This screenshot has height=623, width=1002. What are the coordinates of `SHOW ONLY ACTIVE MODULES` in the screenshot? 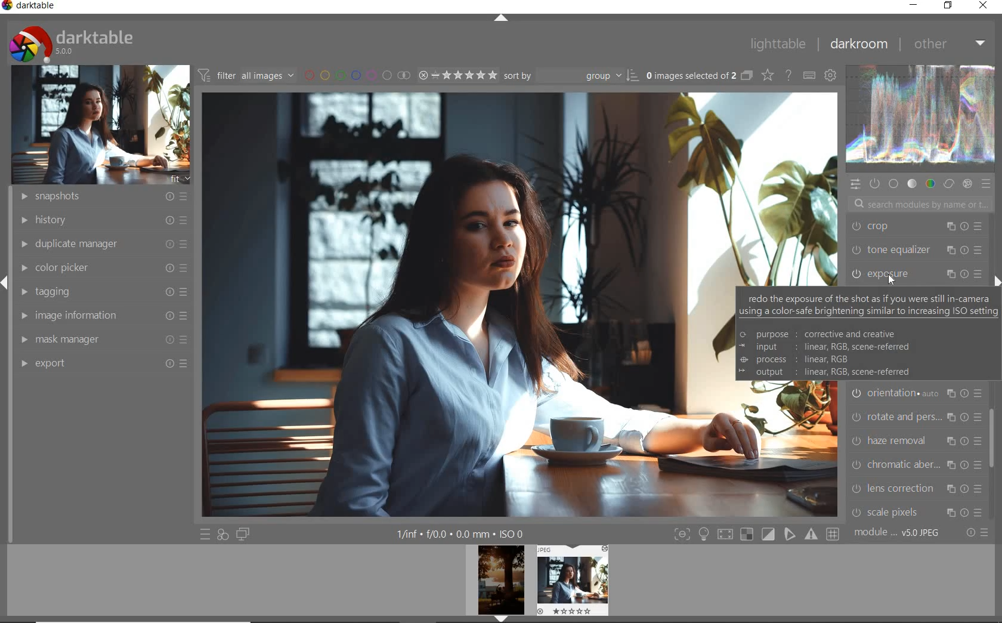 It's located at (874, 184).